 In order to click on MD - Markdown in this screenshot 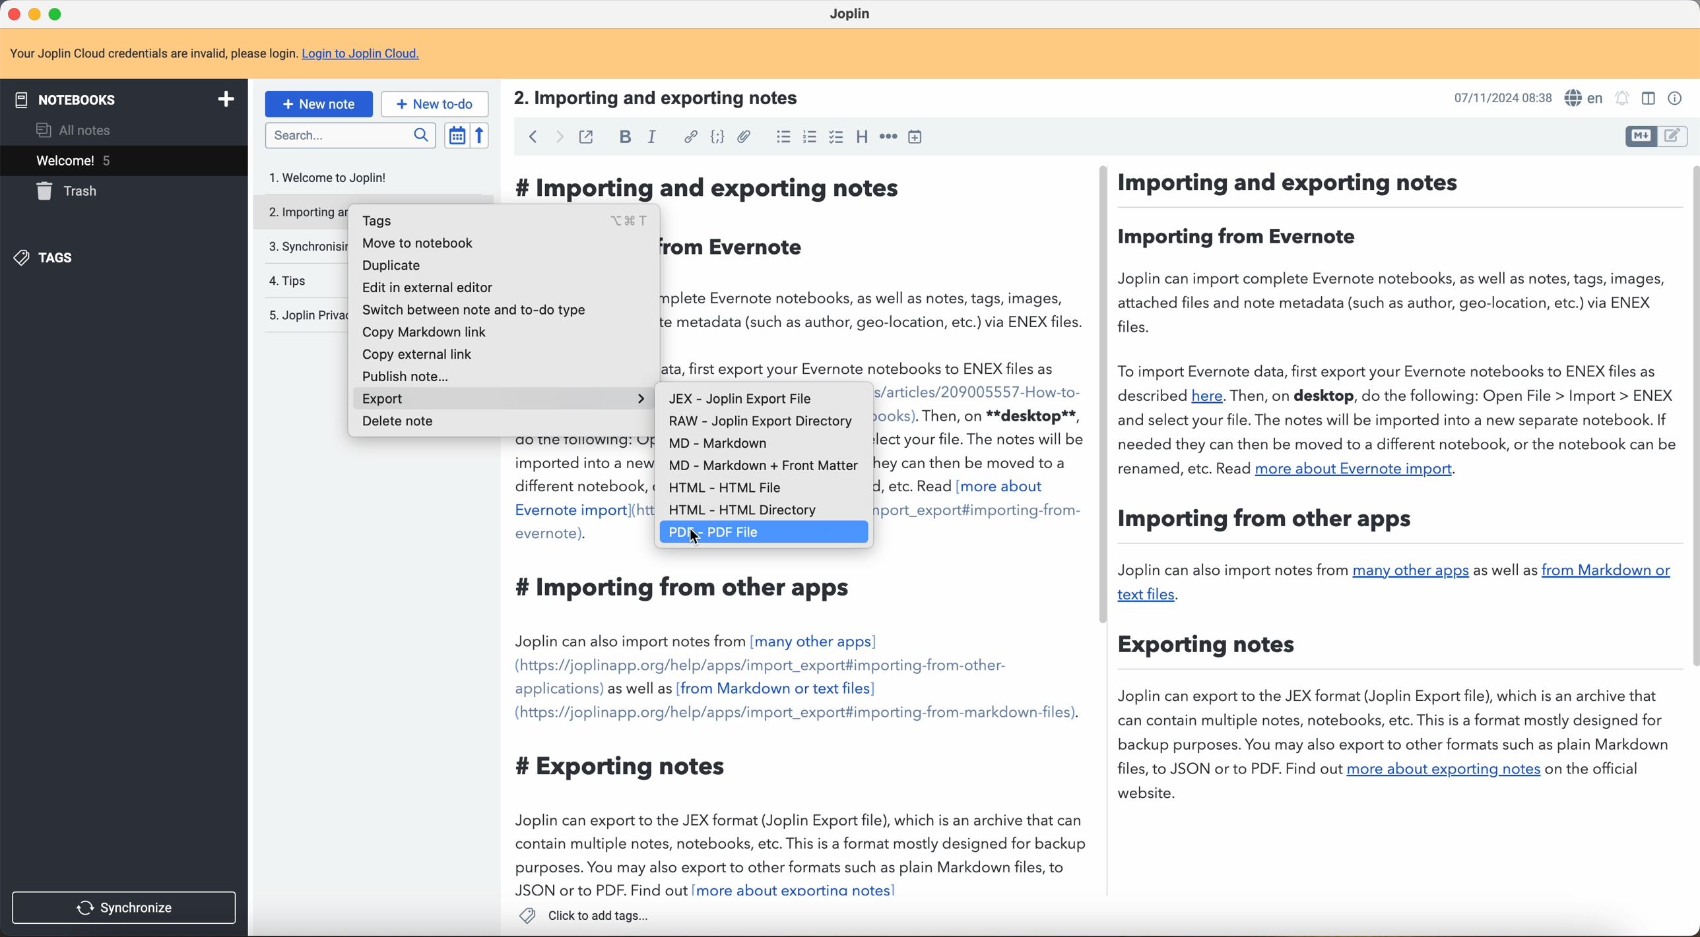, I will do `click(717, 445)`.